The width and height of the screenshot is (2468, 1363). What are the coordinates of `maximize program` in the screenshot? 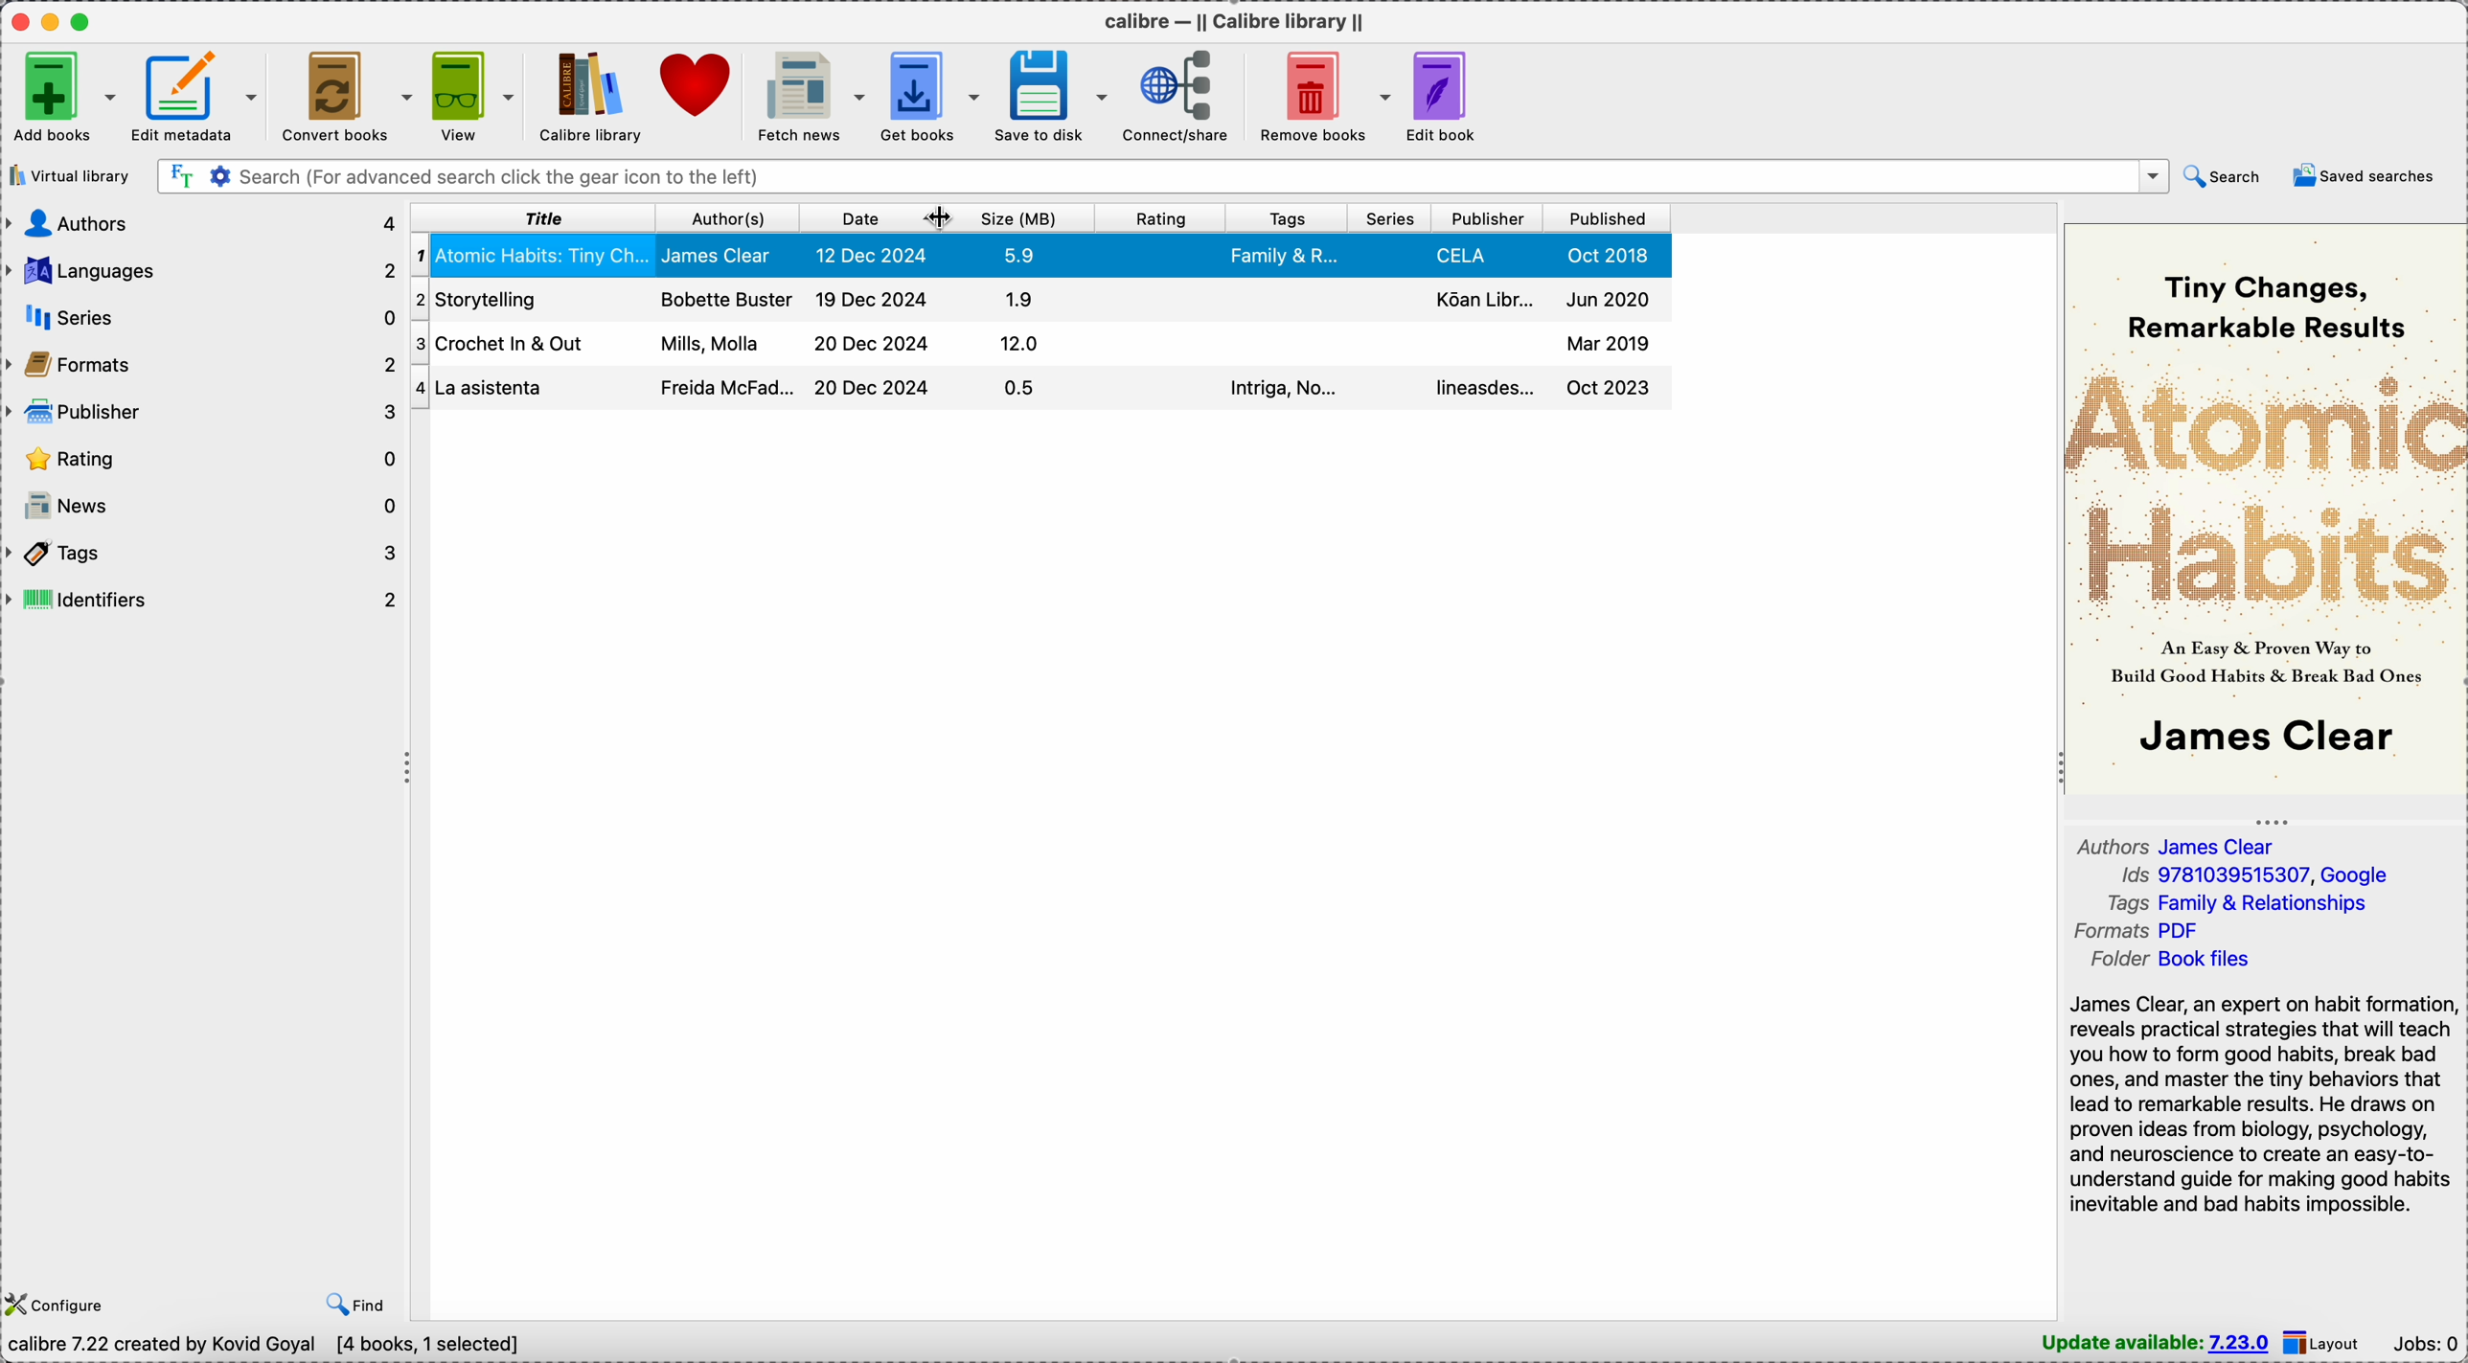 It's located at (84, 21).